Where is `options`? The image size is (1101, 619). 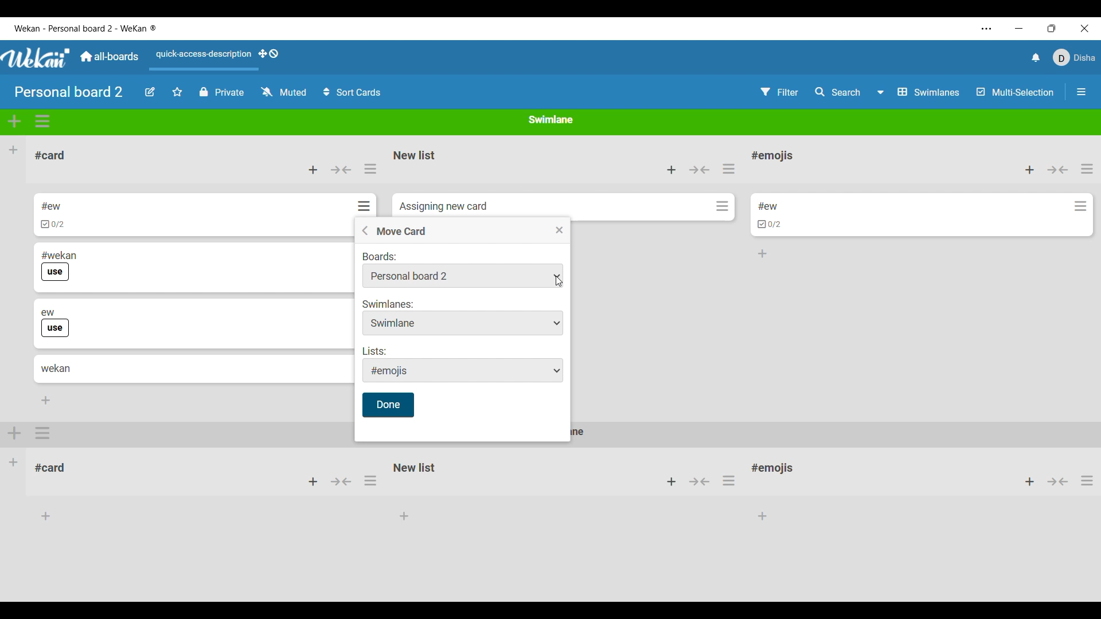
options is located at coordinates (1087, 484).